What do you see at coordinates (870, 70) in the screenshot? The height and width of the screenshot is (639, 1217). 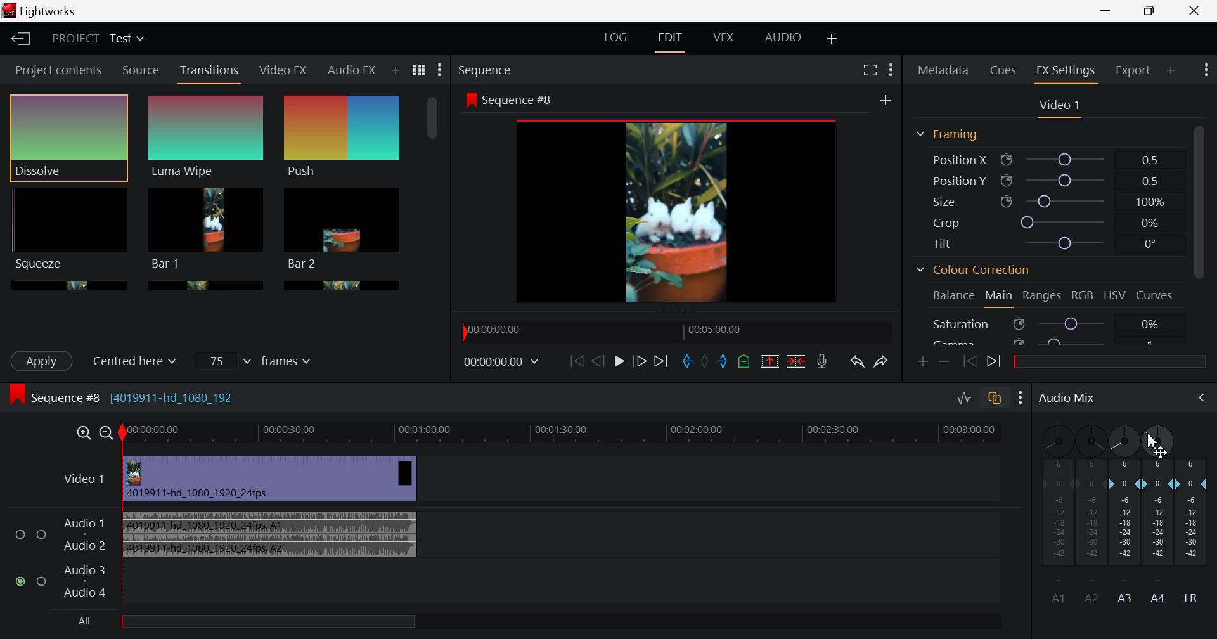 I see `Full Screen` at bounding box center [870, 70].